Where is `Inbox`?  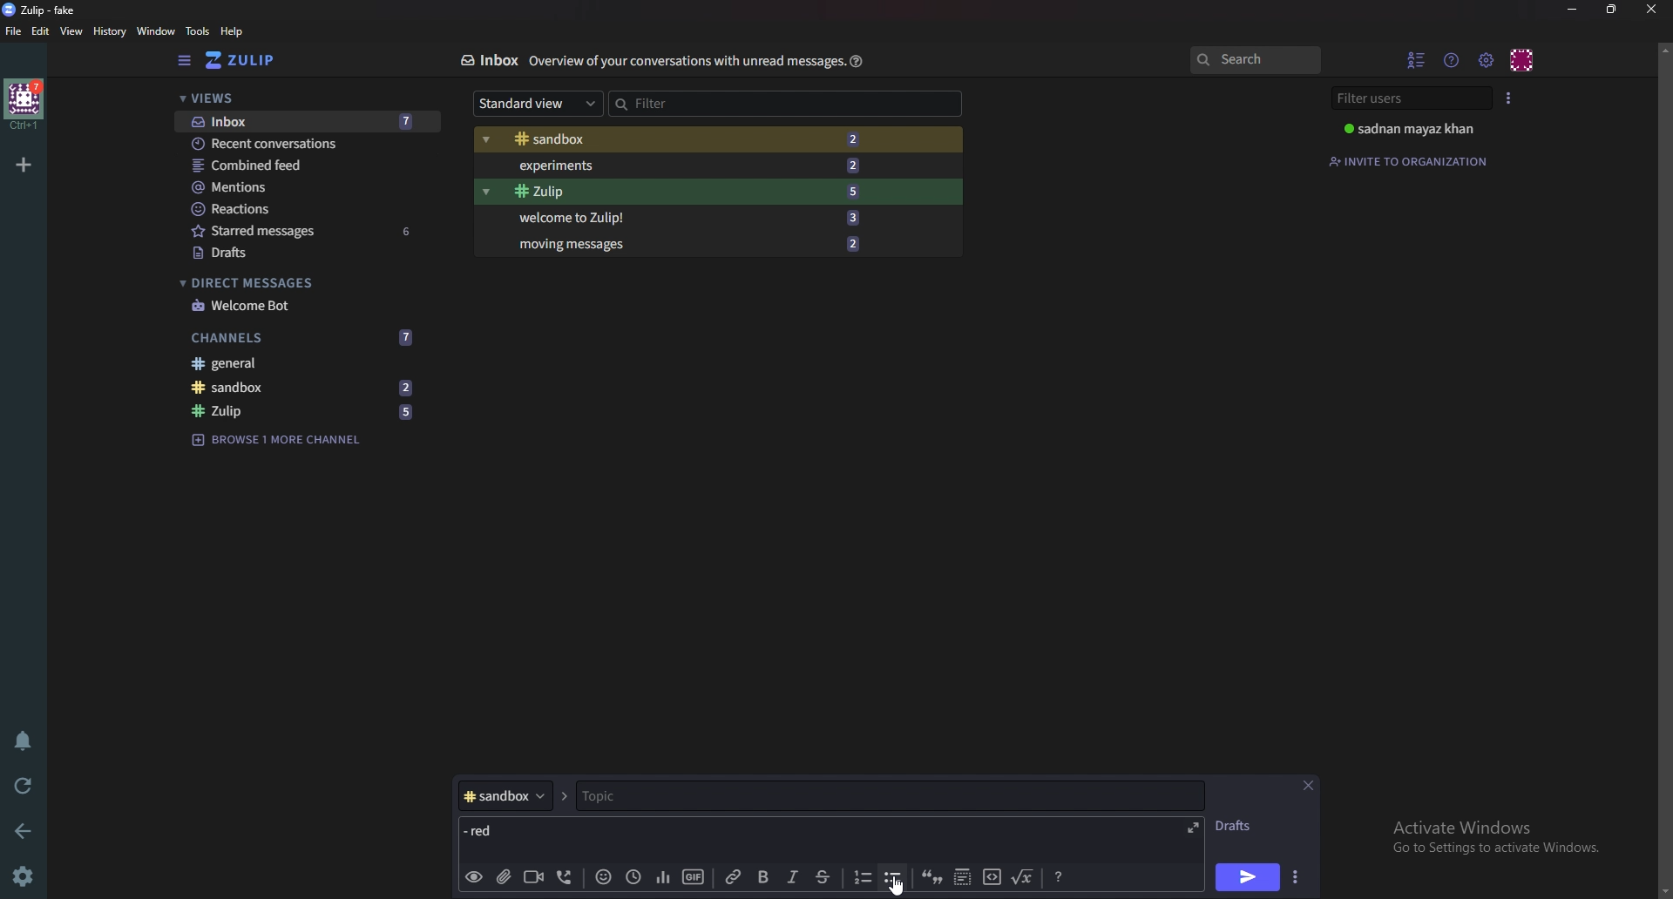
Inbox is located at coordinates (306, 123).